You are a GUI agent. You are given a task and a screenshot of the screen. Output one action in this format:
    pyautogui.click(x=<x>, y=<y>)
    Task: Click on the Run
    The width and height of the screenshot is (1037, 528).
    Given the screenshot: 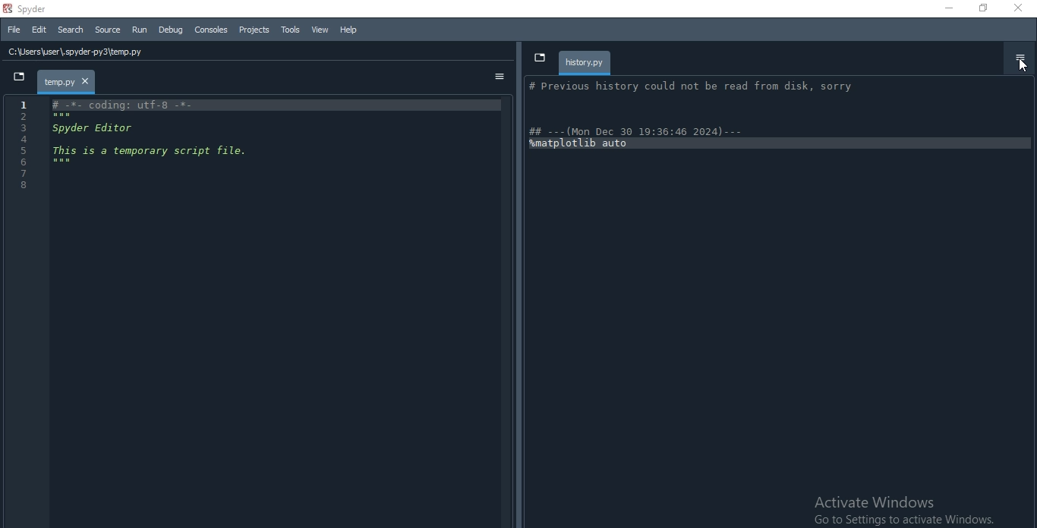 What is the action you would take?
    pyautogui.click(x=140, y=29)
    